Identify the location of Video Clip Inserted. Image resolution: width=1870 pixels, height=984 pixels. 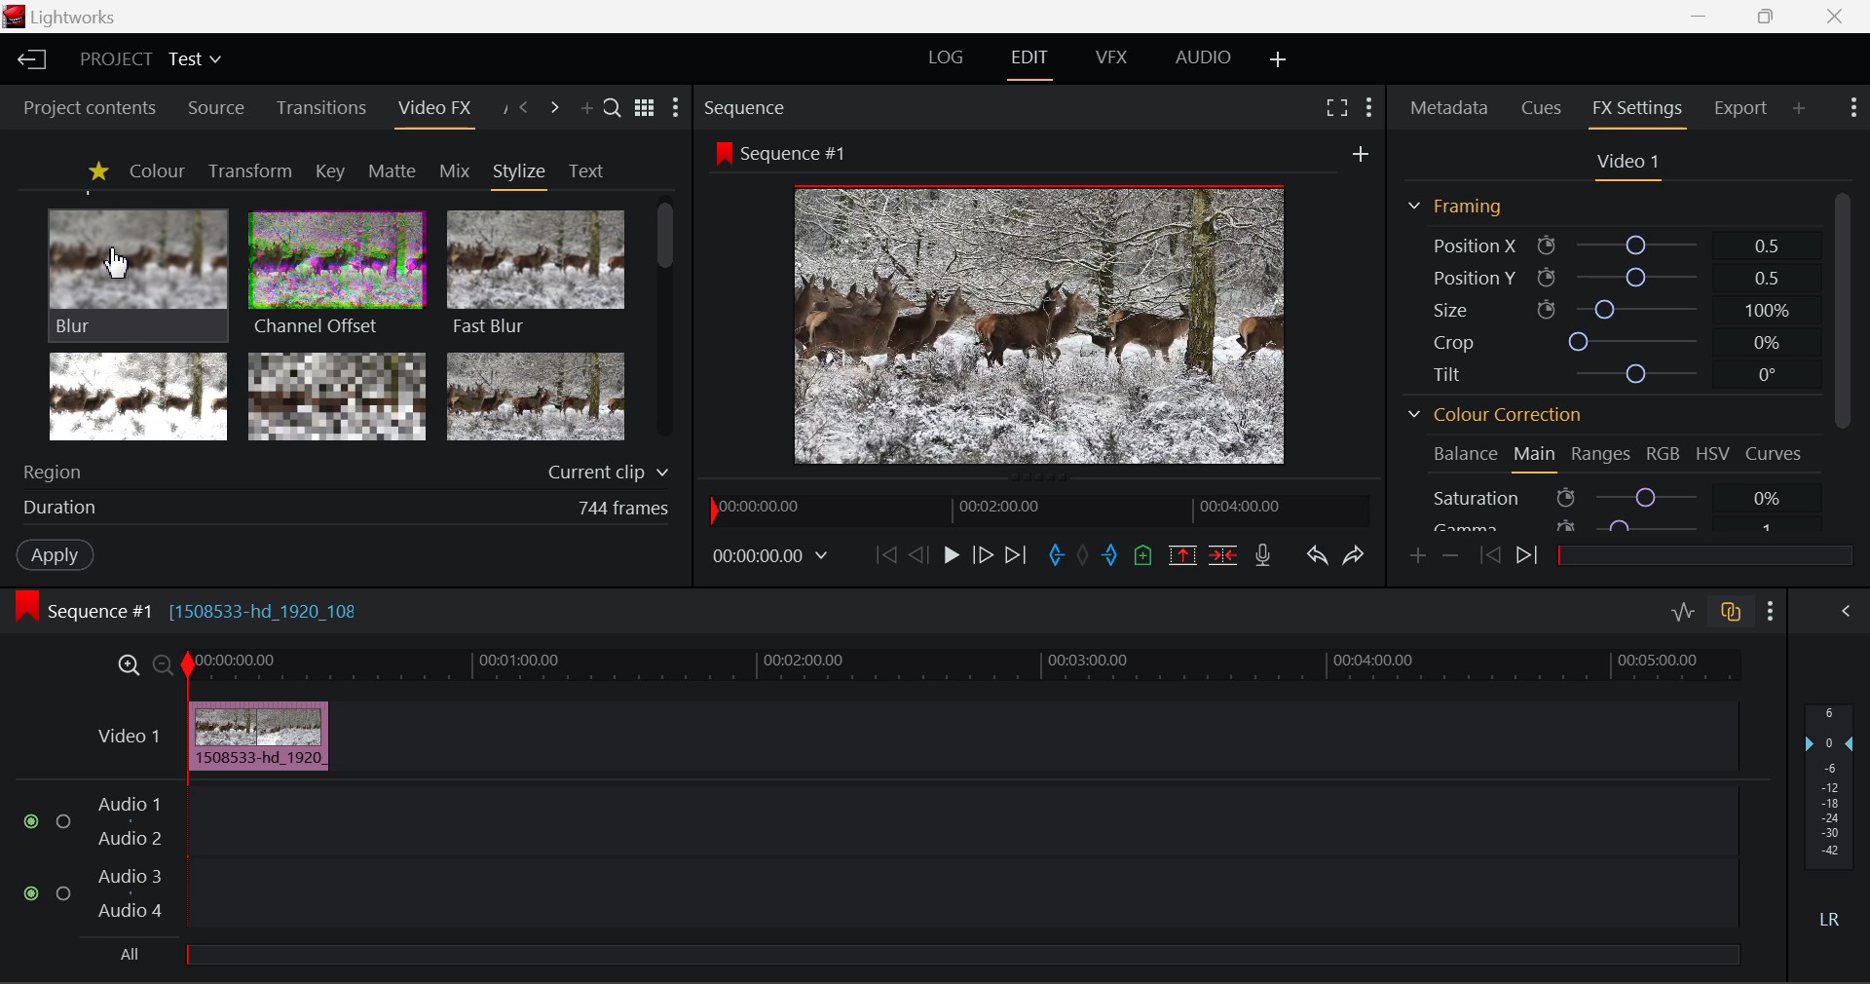
(258, 736).